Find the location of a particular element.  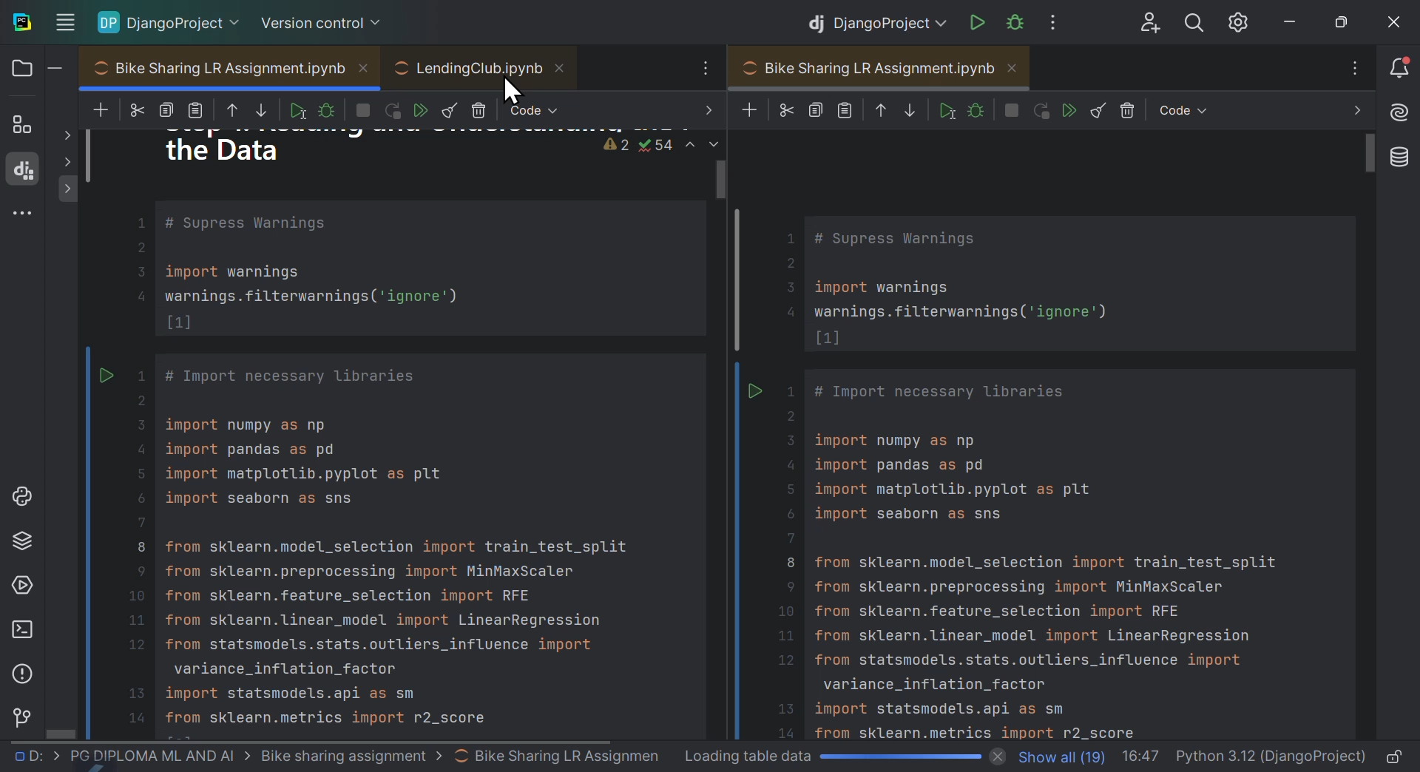

paste is located at coordinates (199, 109).